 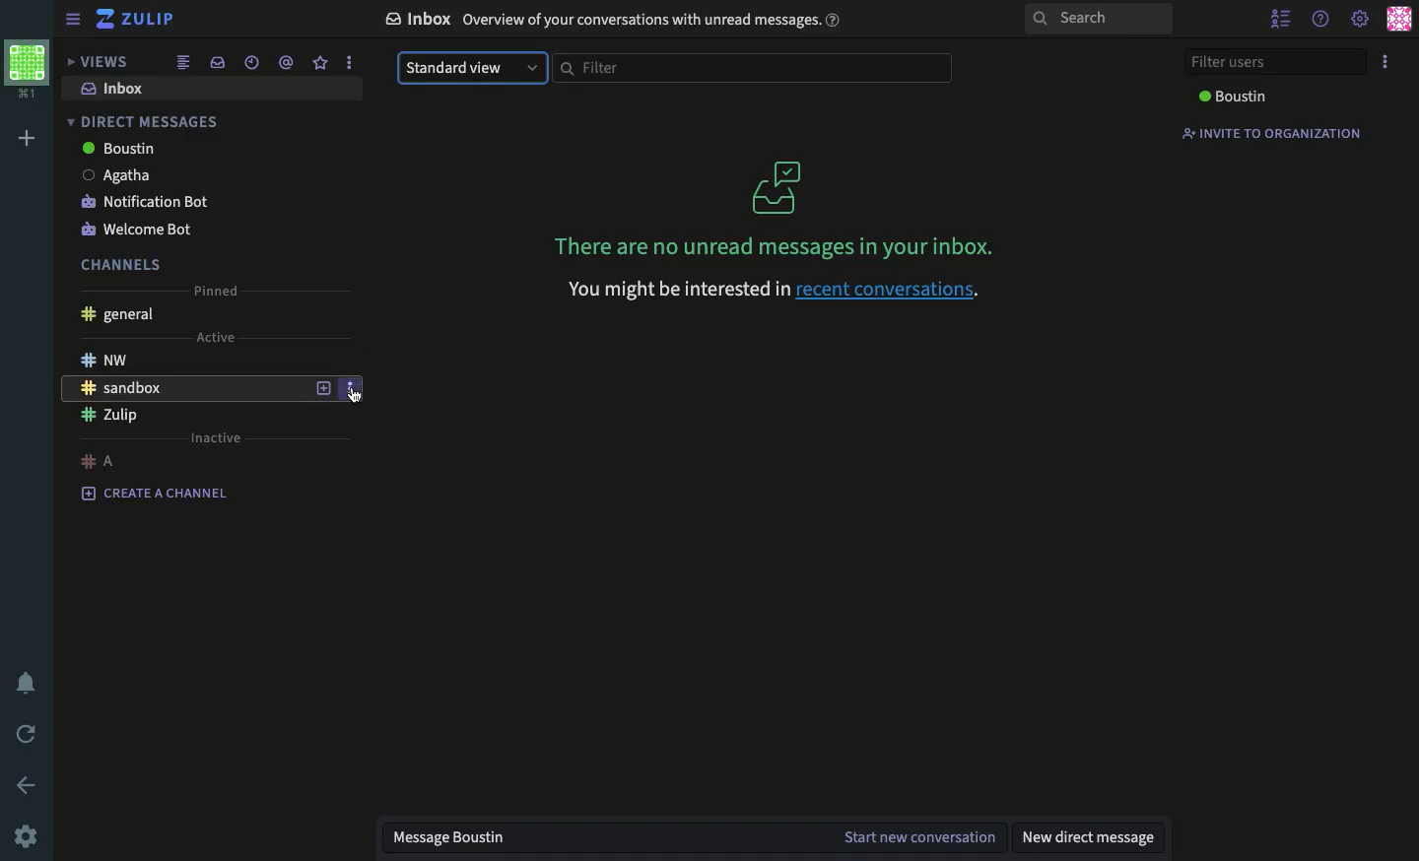 What do you see at coordinates (1268, 132) in the screenshot?
I see `invite to organization` at bounding box center [1268, 132].